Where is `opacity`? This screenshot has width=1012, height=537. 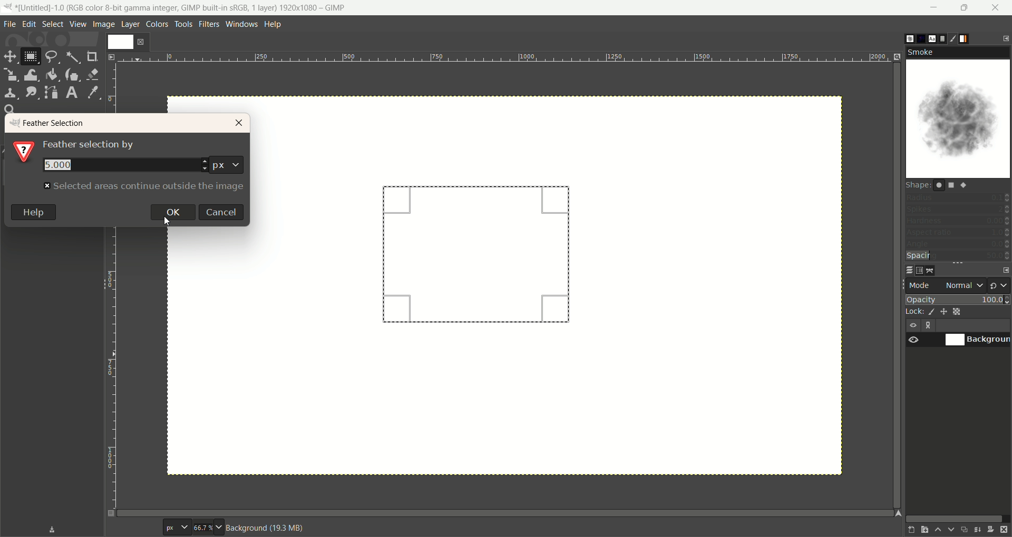 opacity is located at coordinates (957, 299).